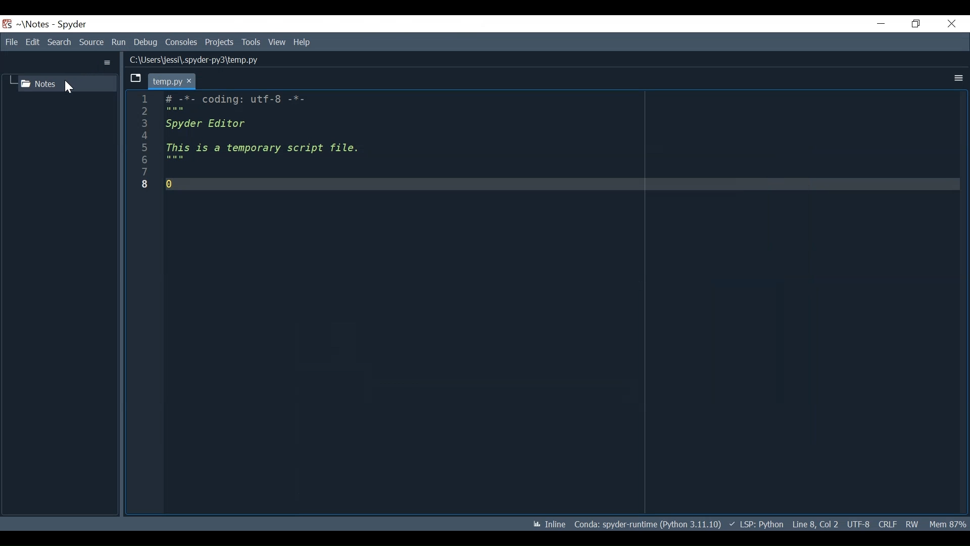  I want to click on File EQL Status, so click(887, 524).